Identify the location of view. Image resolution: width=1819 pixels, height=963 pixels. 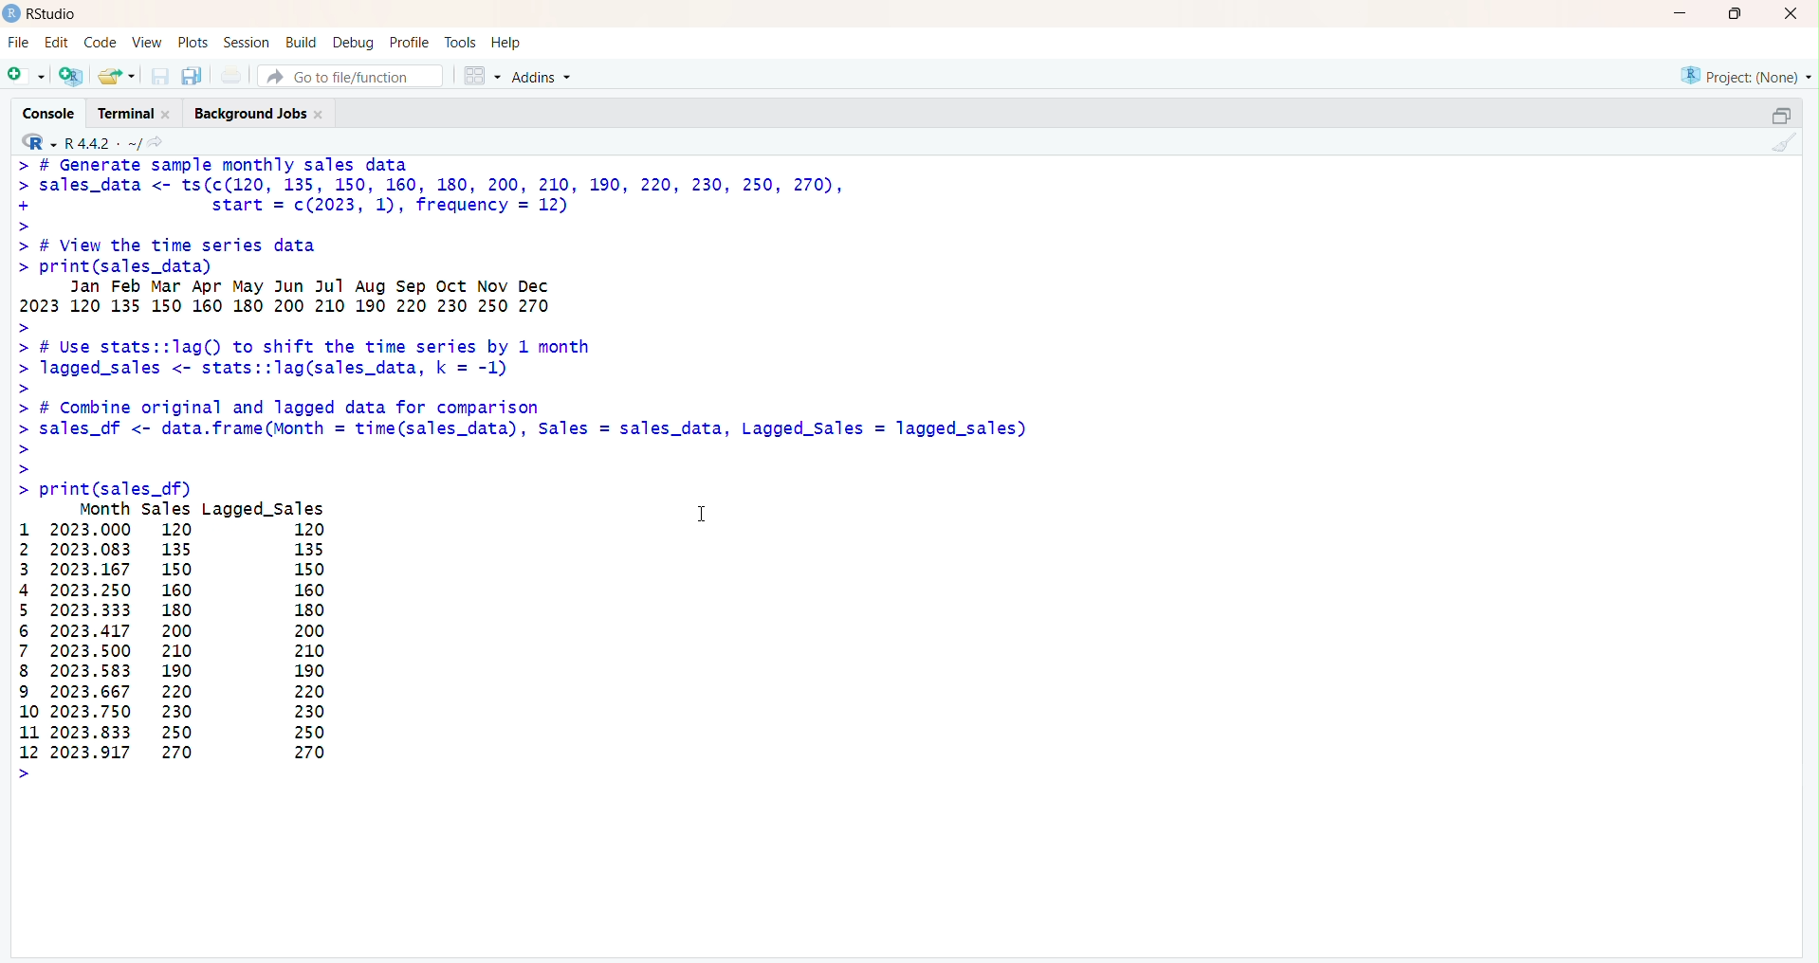
(146, 42).